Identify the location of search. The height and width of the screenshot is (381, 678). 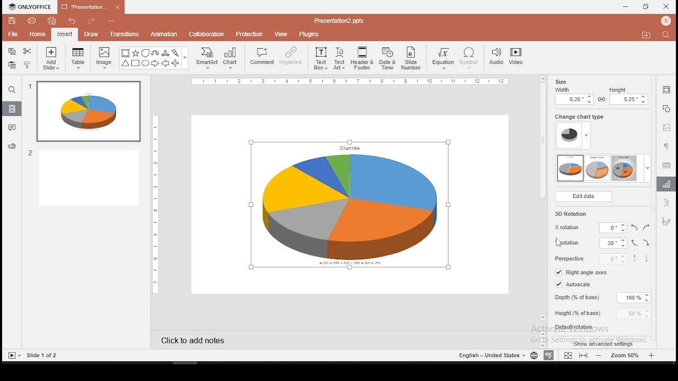
(667, 35).